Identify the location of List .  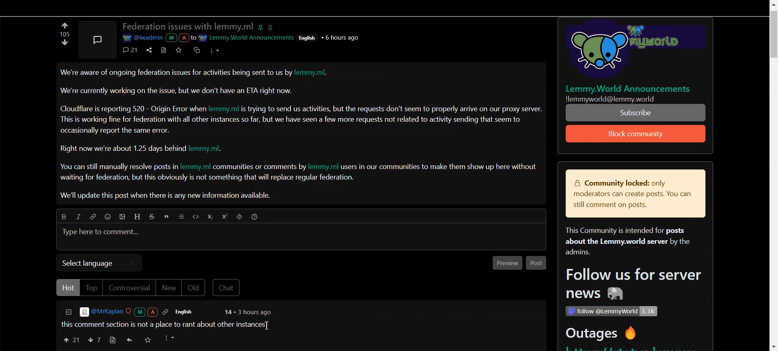
(182, 217).